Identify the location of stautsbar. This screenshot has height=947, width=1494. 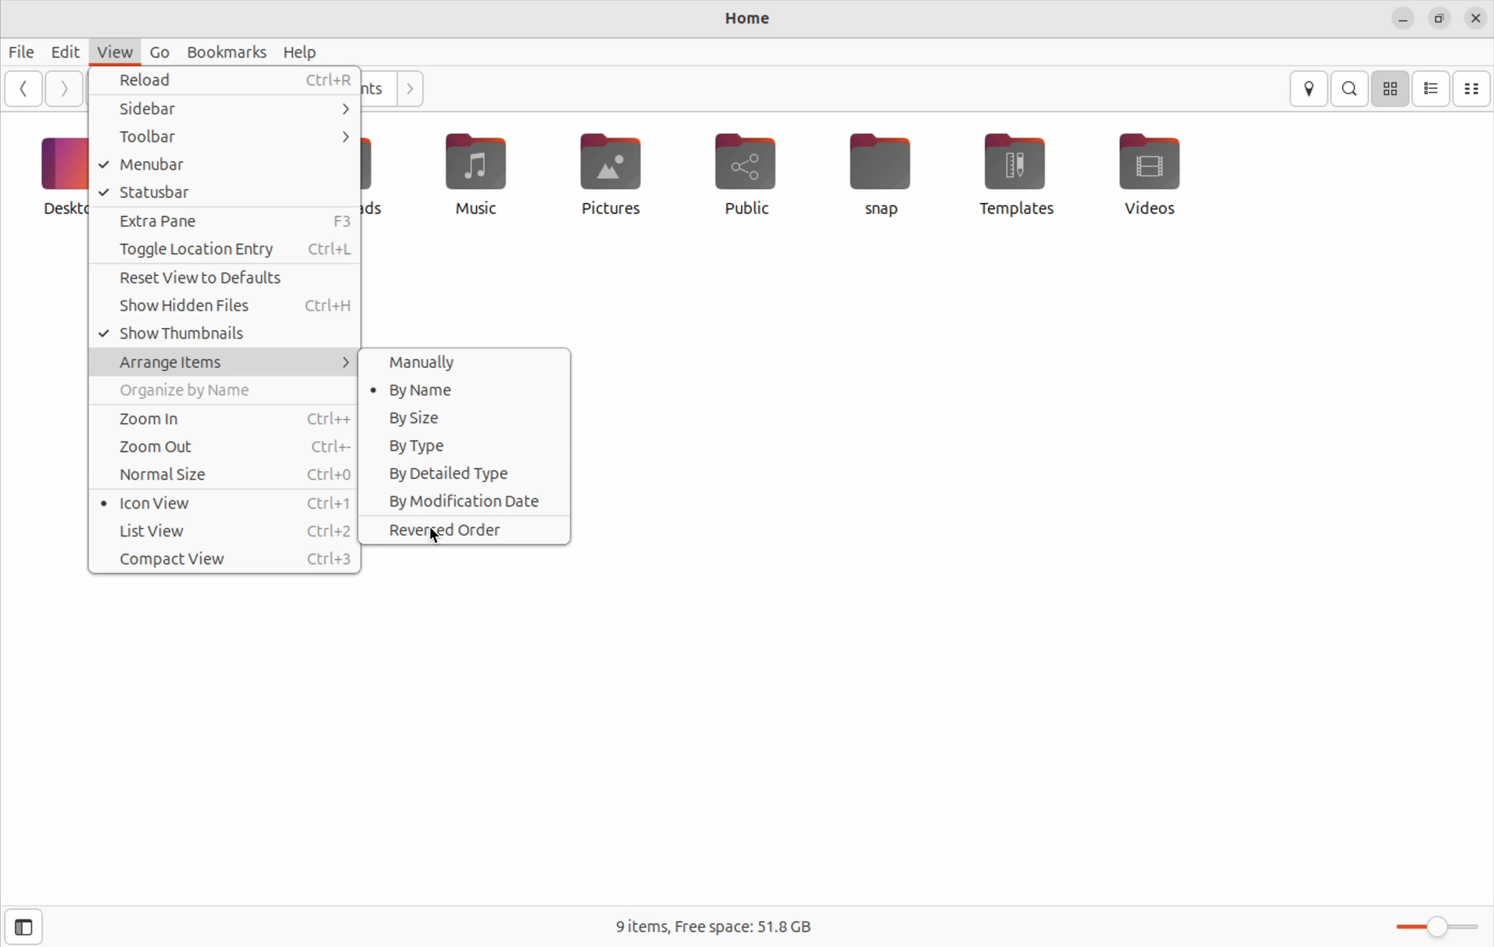
(225, 193).